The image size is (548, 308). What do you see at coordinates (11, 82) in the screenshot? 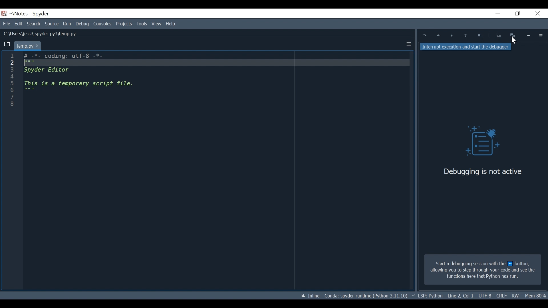
I see `1 2 3 4 5 6 7 8` at bounding box center [11, 82].